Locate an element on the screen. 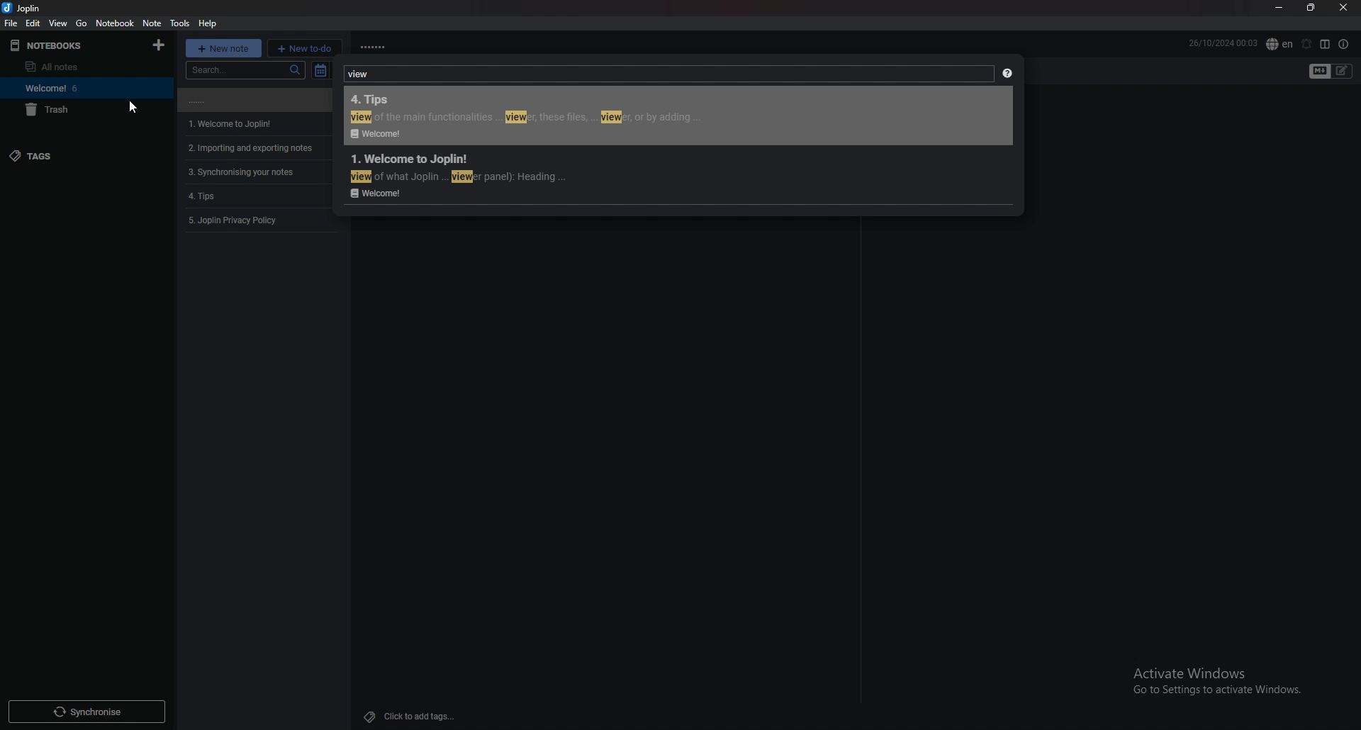  note 4 is located at coordinates (259, 172).